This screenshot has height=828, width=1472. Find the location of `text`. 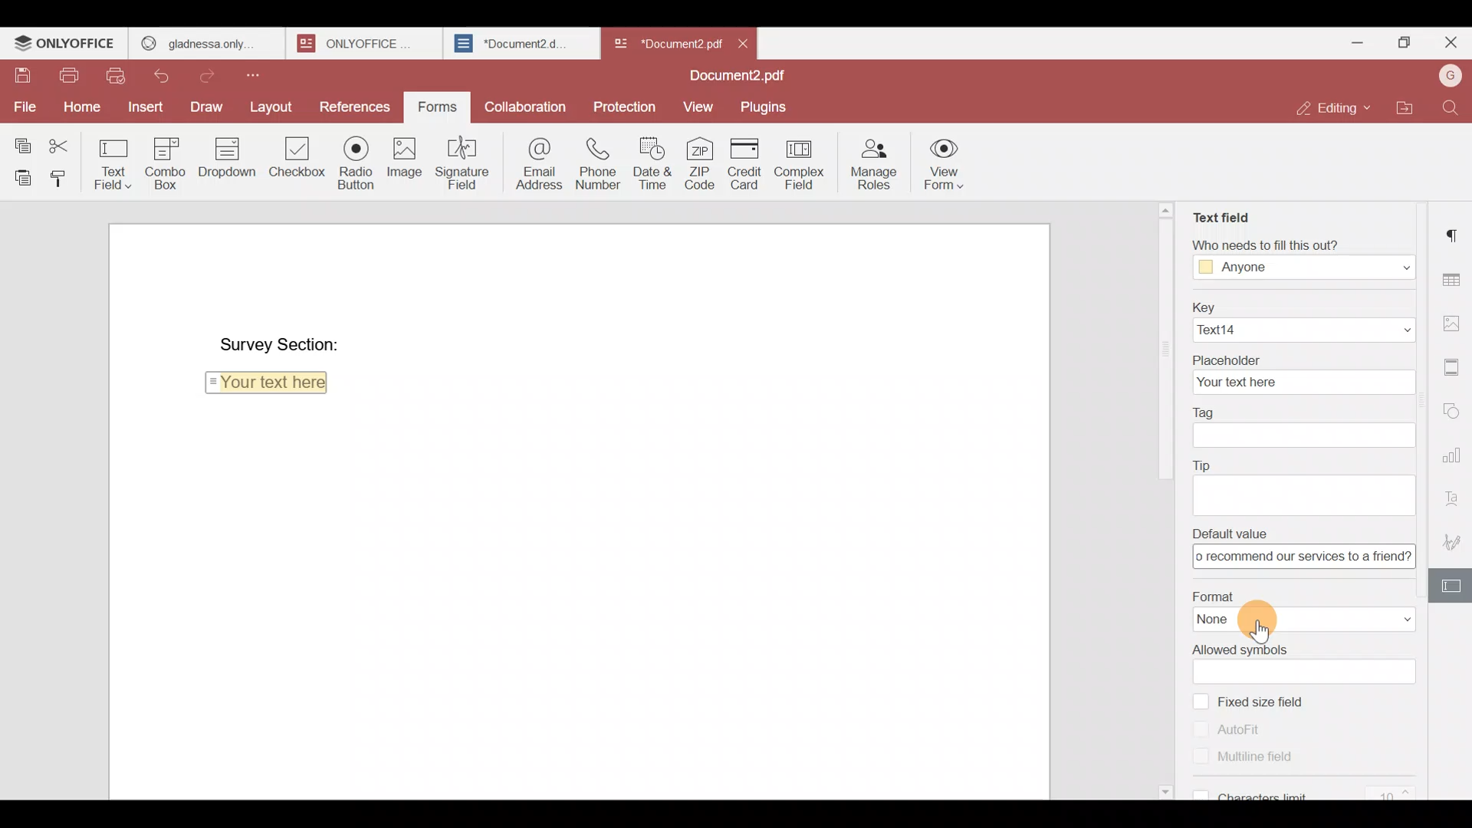

text is located at coordinates (1307, 493).